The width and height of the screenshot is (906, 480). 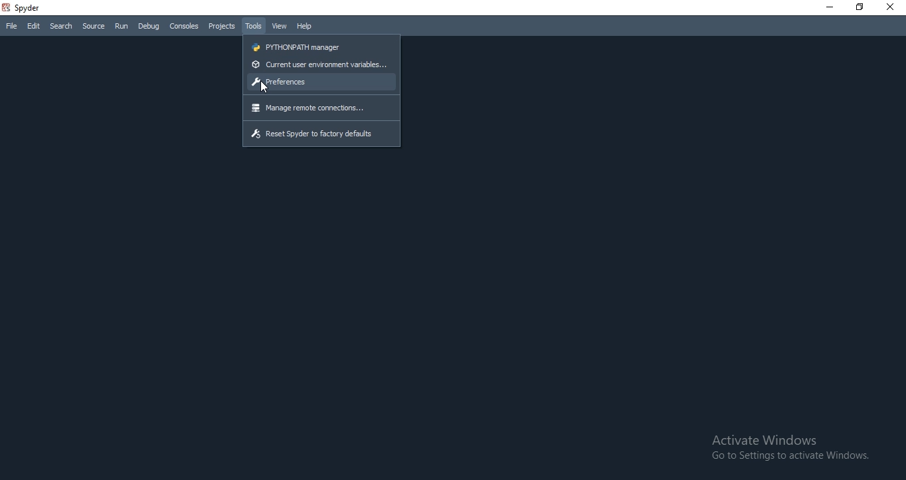 What do you see at coordinates (826, 7) in the screenshot?
I see `Minimise` at bounding box center [826, 7].